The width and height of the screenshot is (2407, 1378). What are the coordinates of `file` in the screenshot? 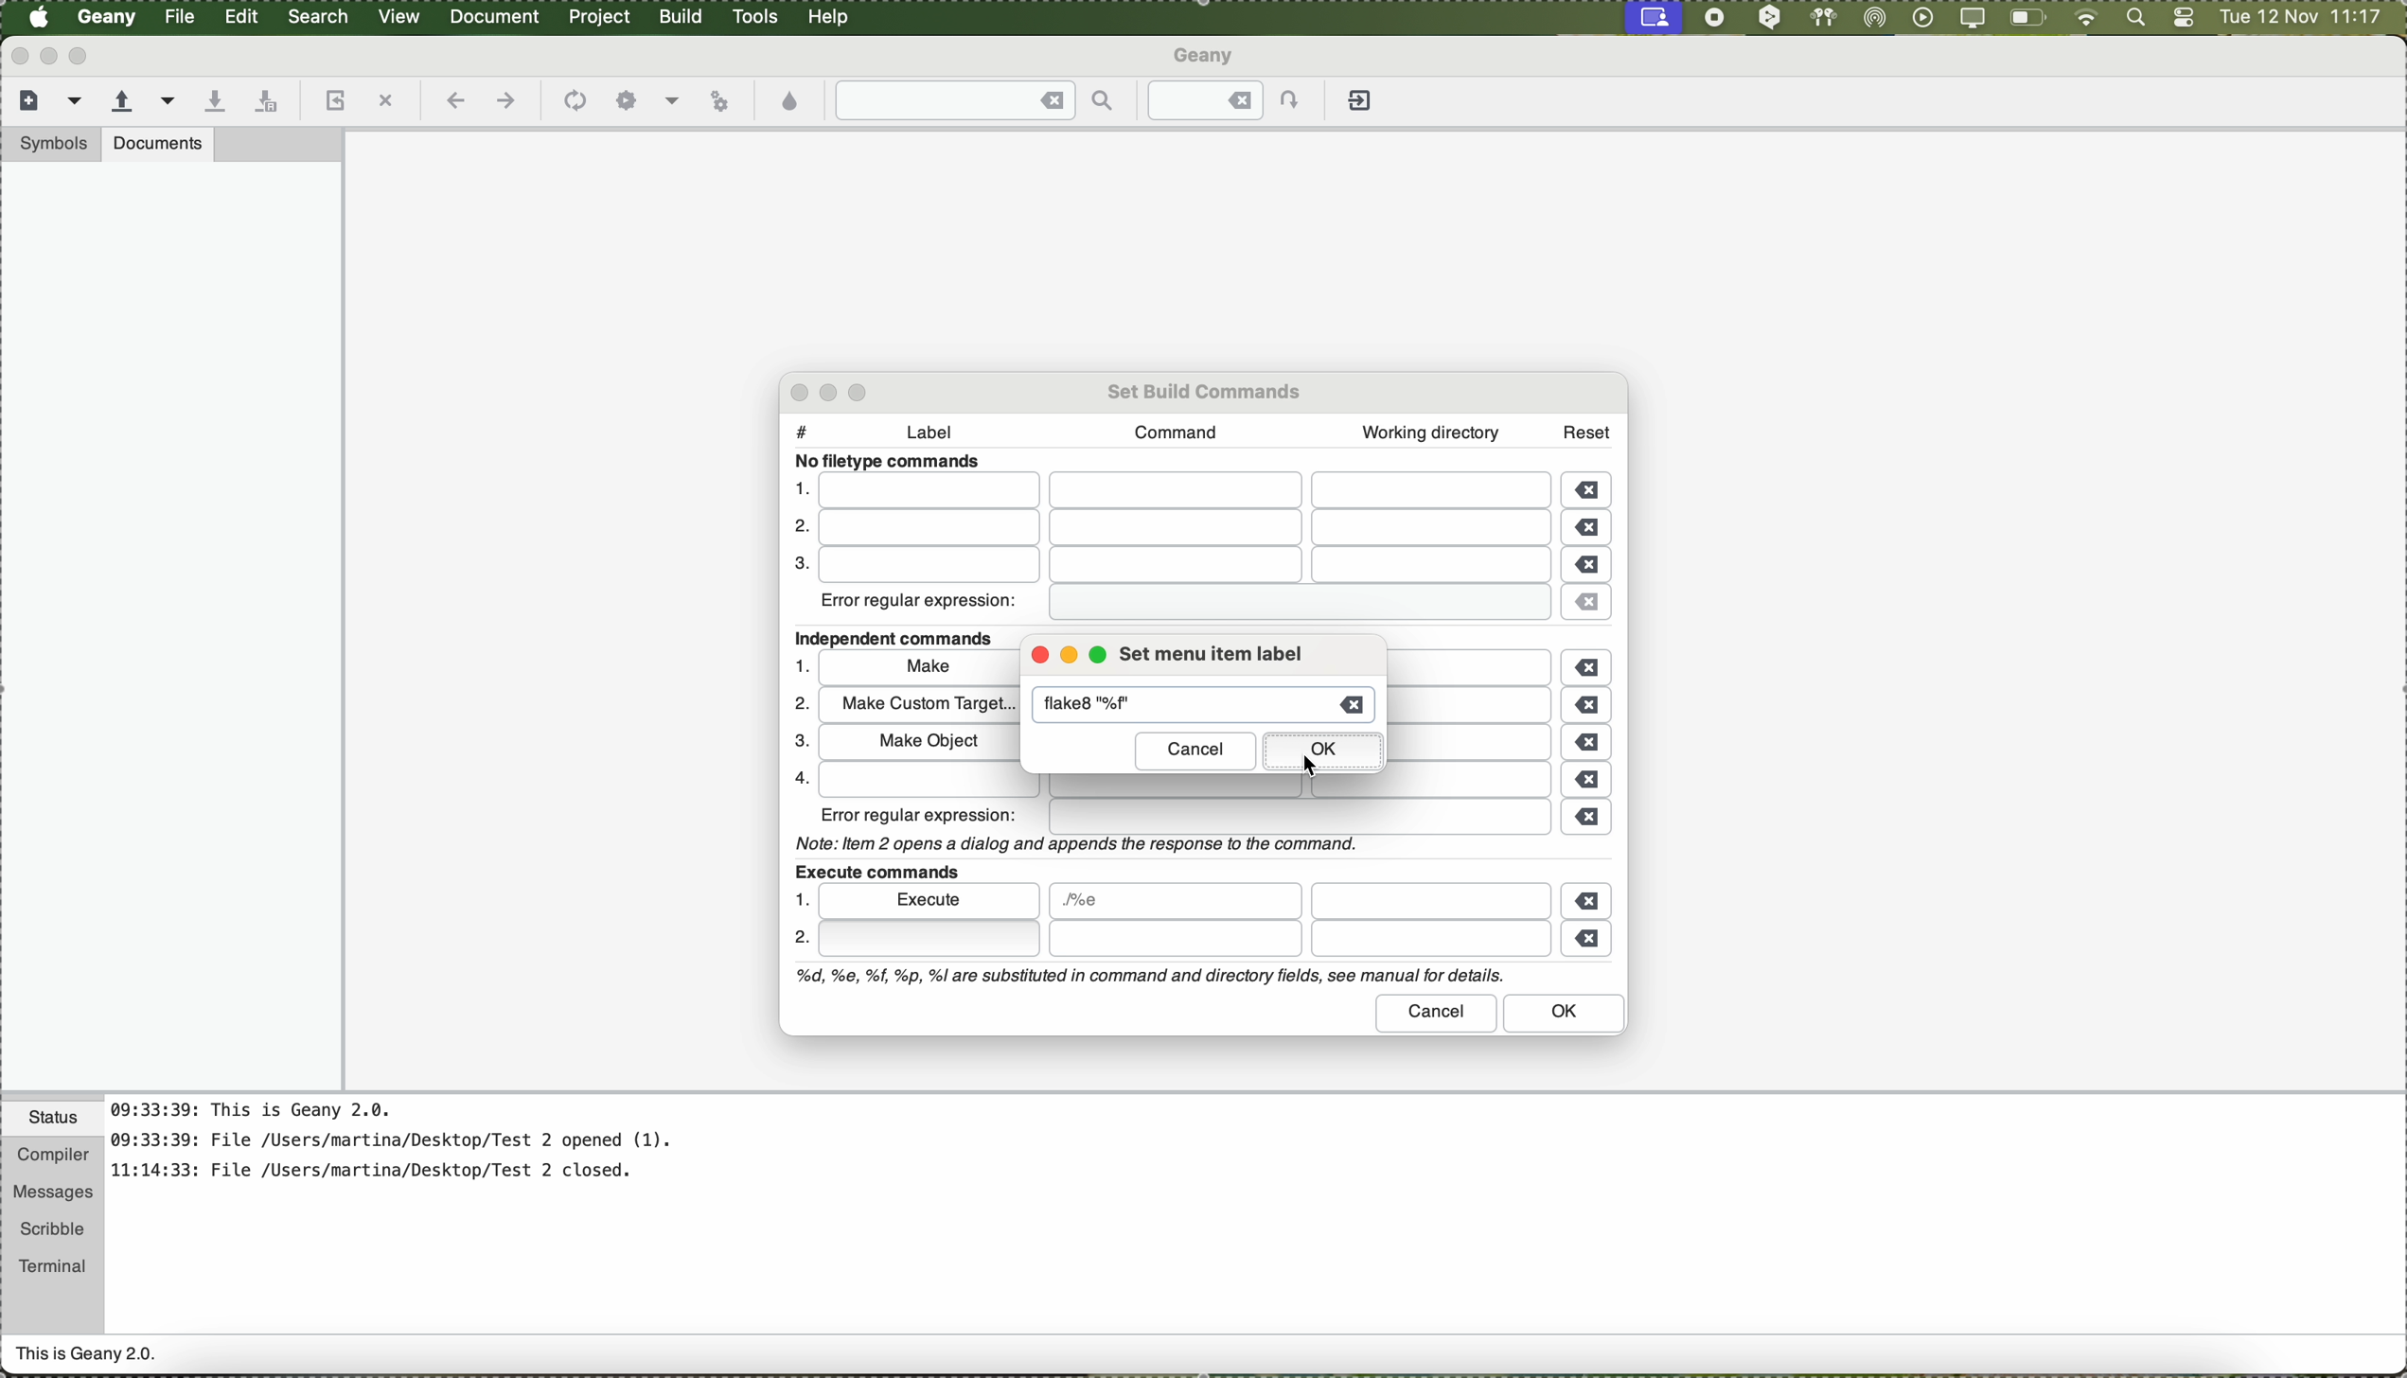 It's located at (1180, 566).